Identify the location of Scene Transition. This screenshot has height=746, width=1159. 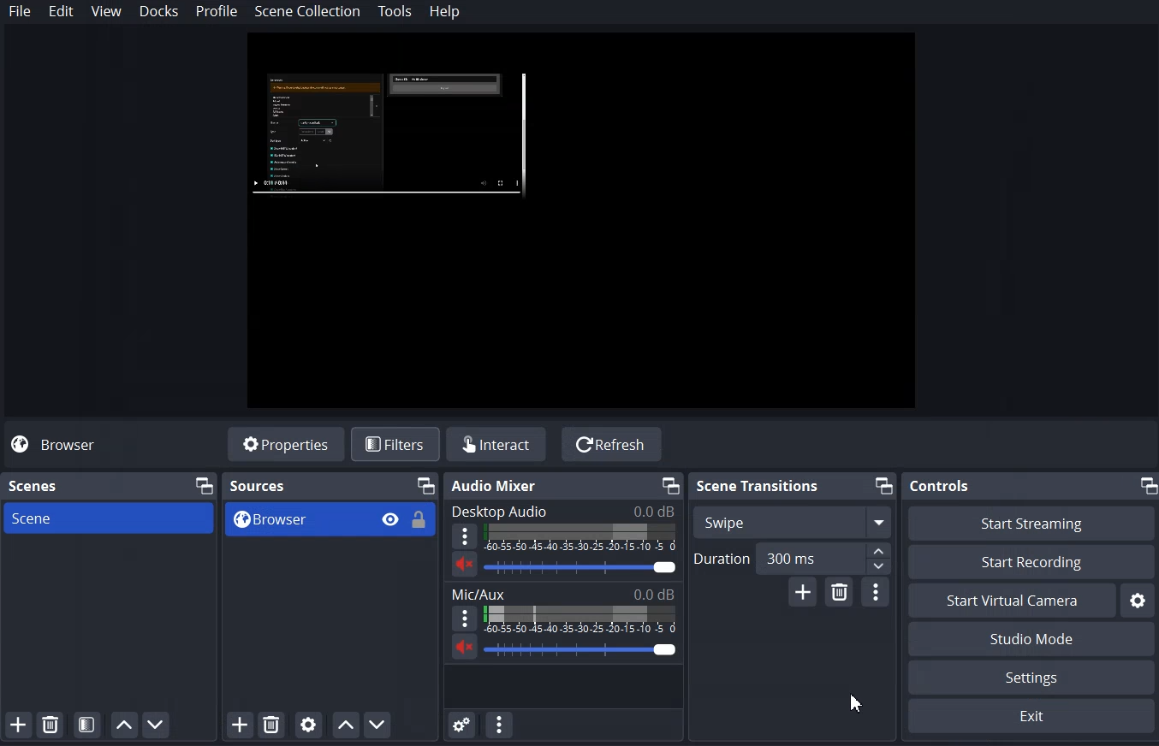
(757, 485).